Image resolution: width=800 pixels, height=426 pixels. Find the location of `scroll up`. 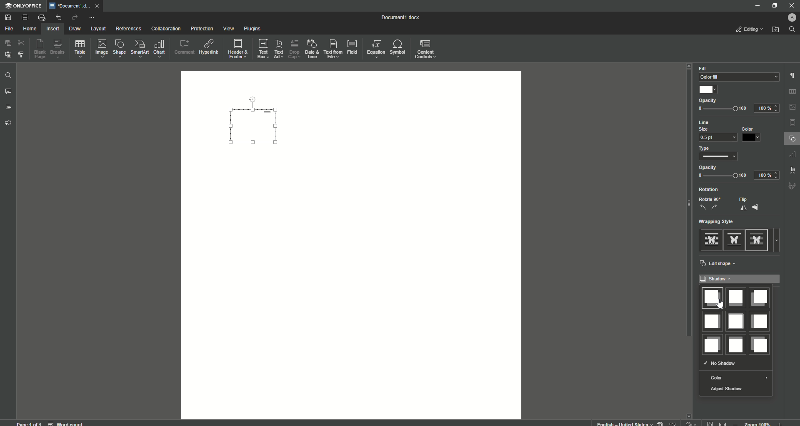

scroll up is located at coordinates (689, 66).